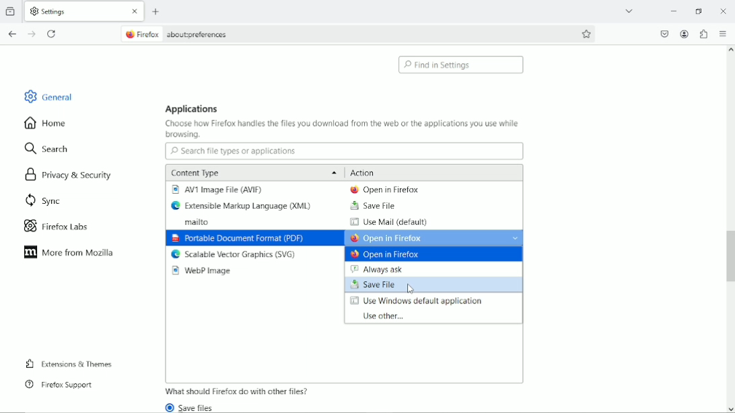 Image resolution: width=735 pixels, height=413 pixels. What do you see at coordinates (434, 285) in the screenshot?
I see `Save File` at bounding box center [434, 285].